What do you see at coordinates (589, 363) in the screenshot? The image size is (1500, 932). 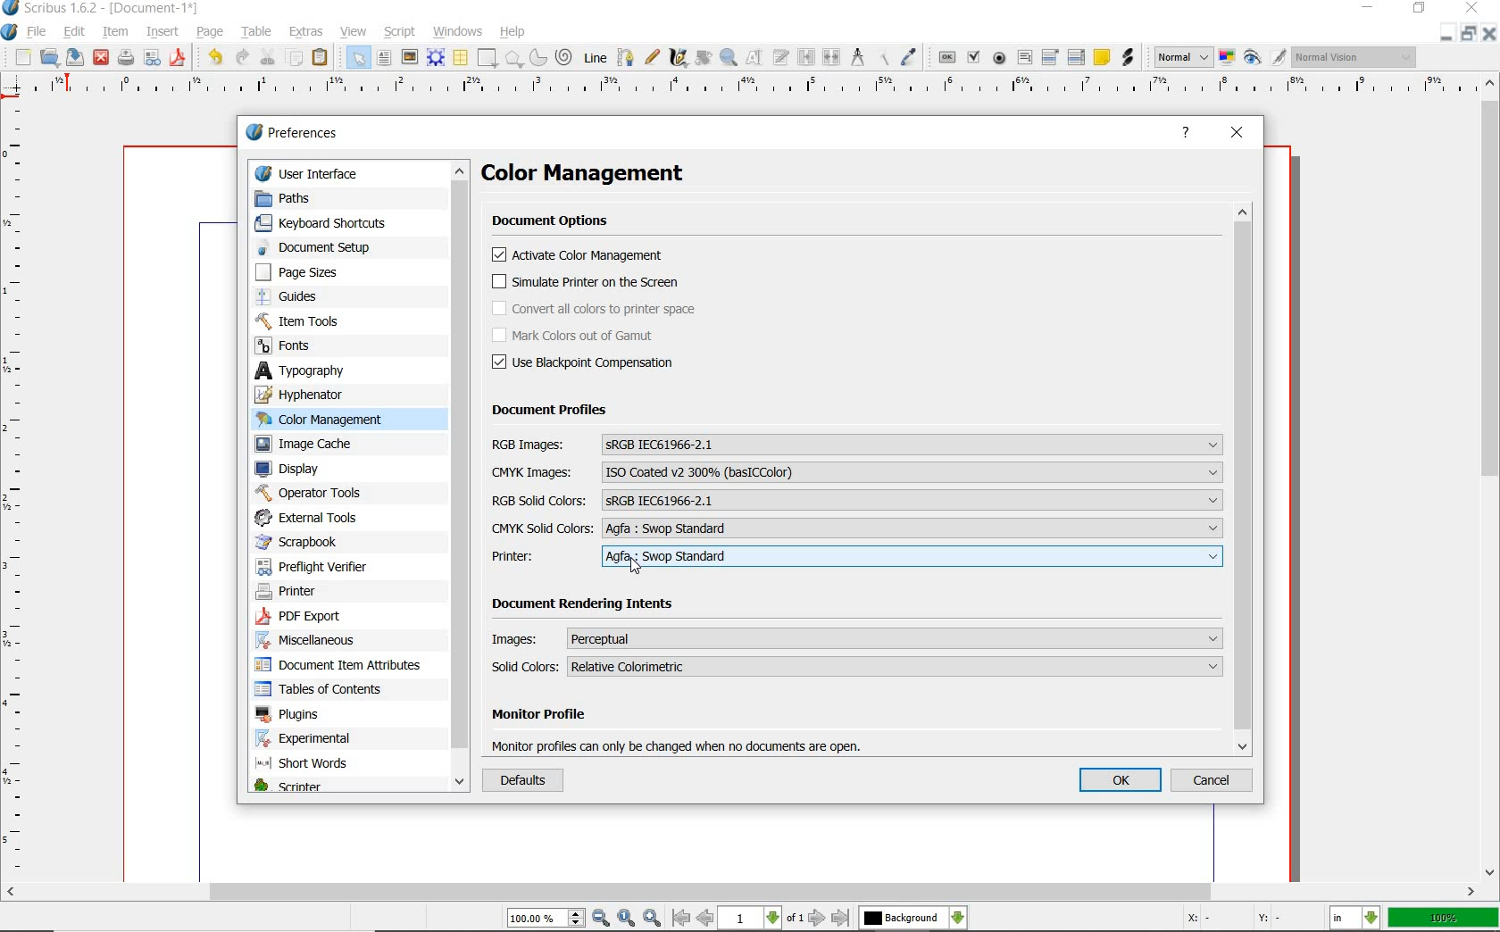 I see `Use Blackpoint compensation` at bounding box center [589, 363].